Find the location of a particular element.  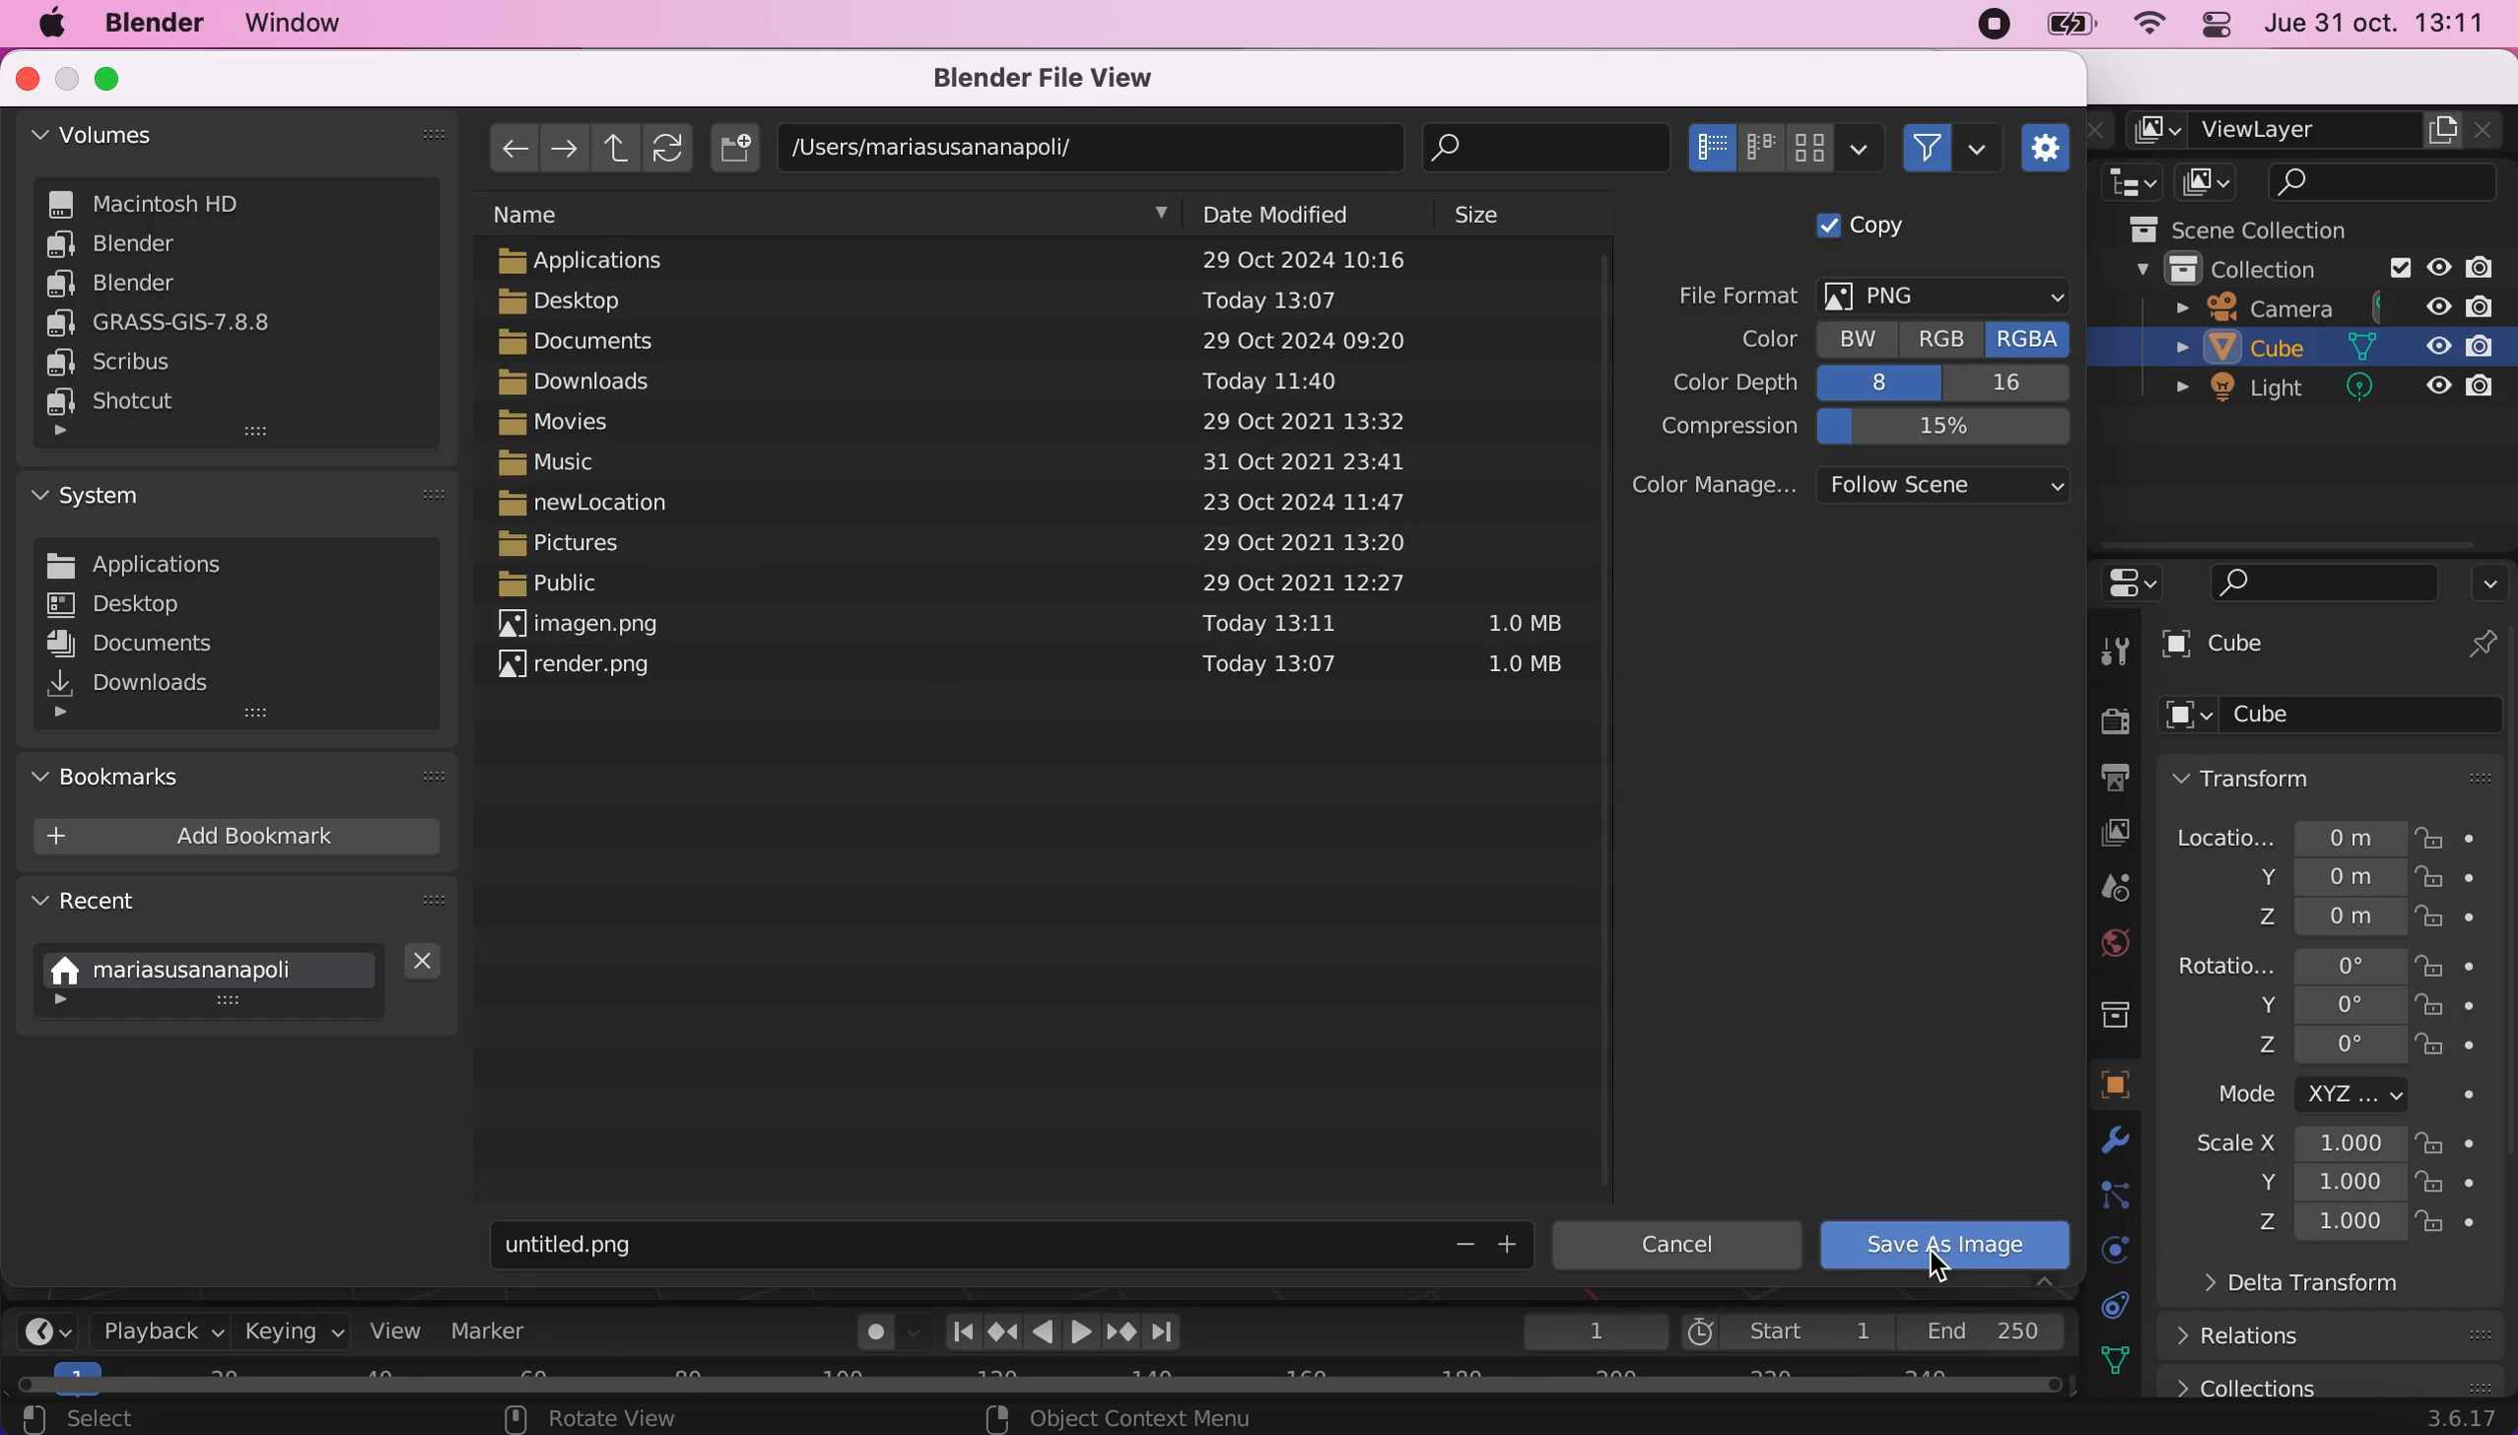

title of the image is located at coordinates (1015, 1246).